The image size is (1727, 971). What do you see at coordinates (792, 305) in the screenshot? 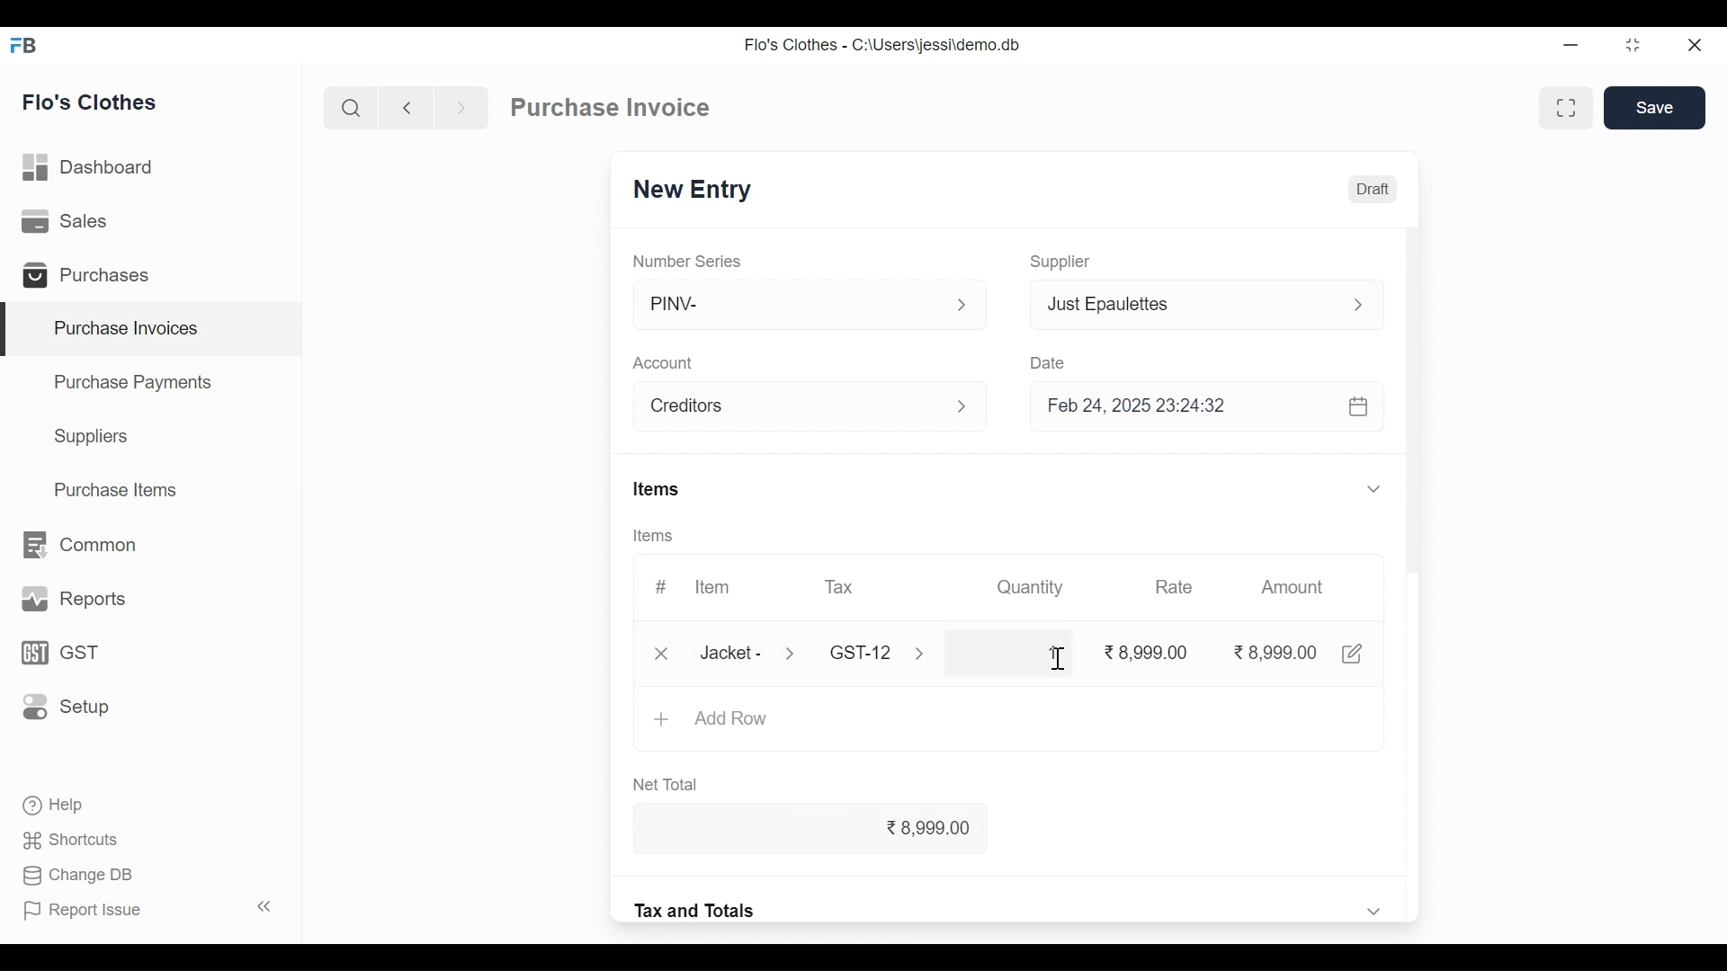
I see `PINV-` at bounding box center [792, 305].